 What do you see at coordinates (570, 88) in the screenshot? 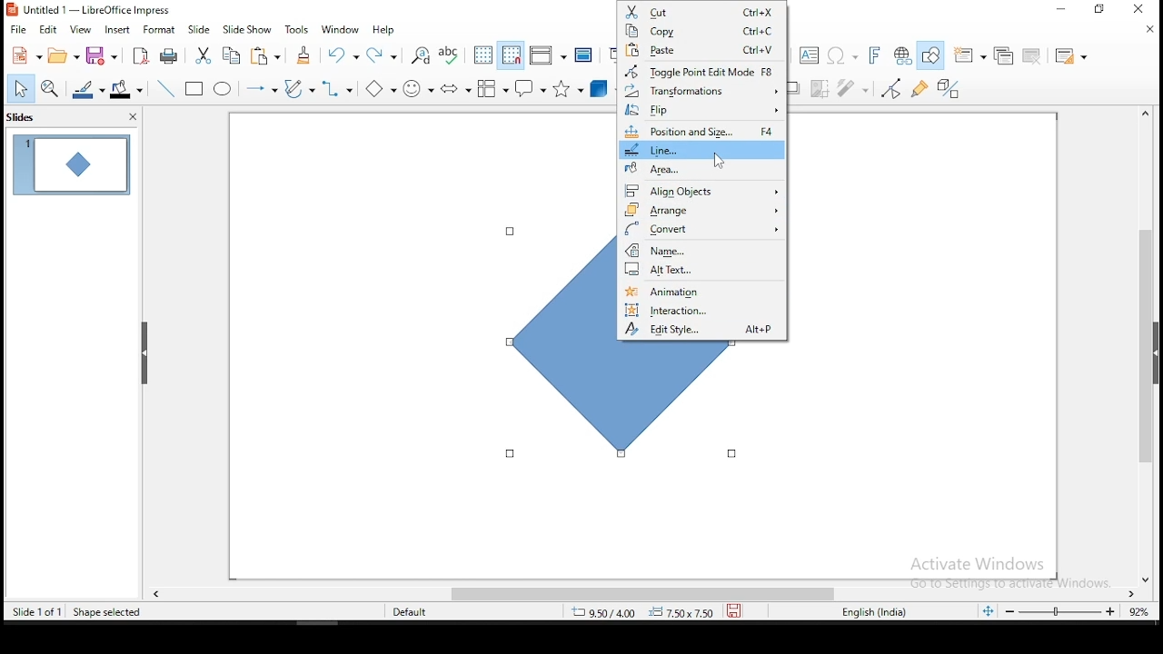
I see `stars and banners` at bounding box center [570, 88].